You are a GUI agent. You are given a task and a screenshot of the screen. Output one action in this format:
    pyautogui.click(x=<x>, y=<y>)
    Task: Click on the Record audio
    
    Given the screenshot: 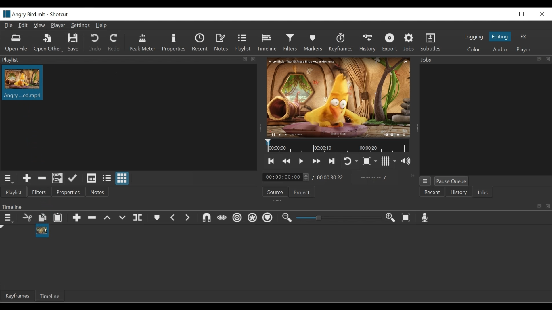 What is the action you would take?
    pyautogui.click(x=426, y=218)
    